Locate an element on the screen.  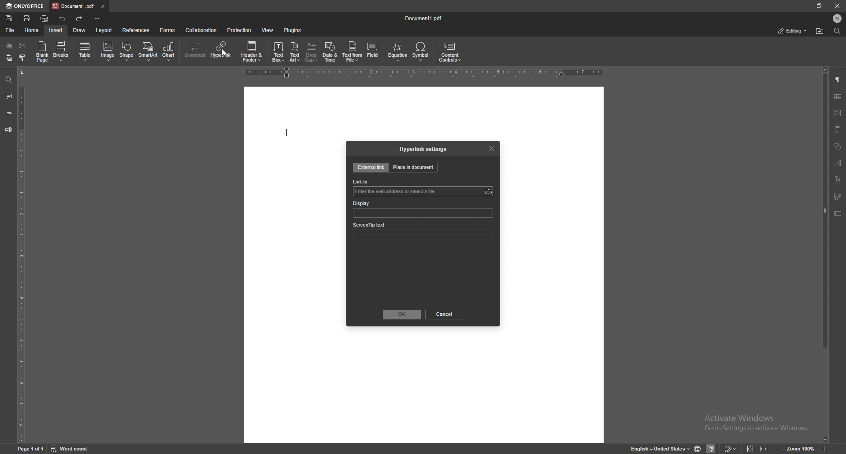
references is located at coordinates (136, 30).